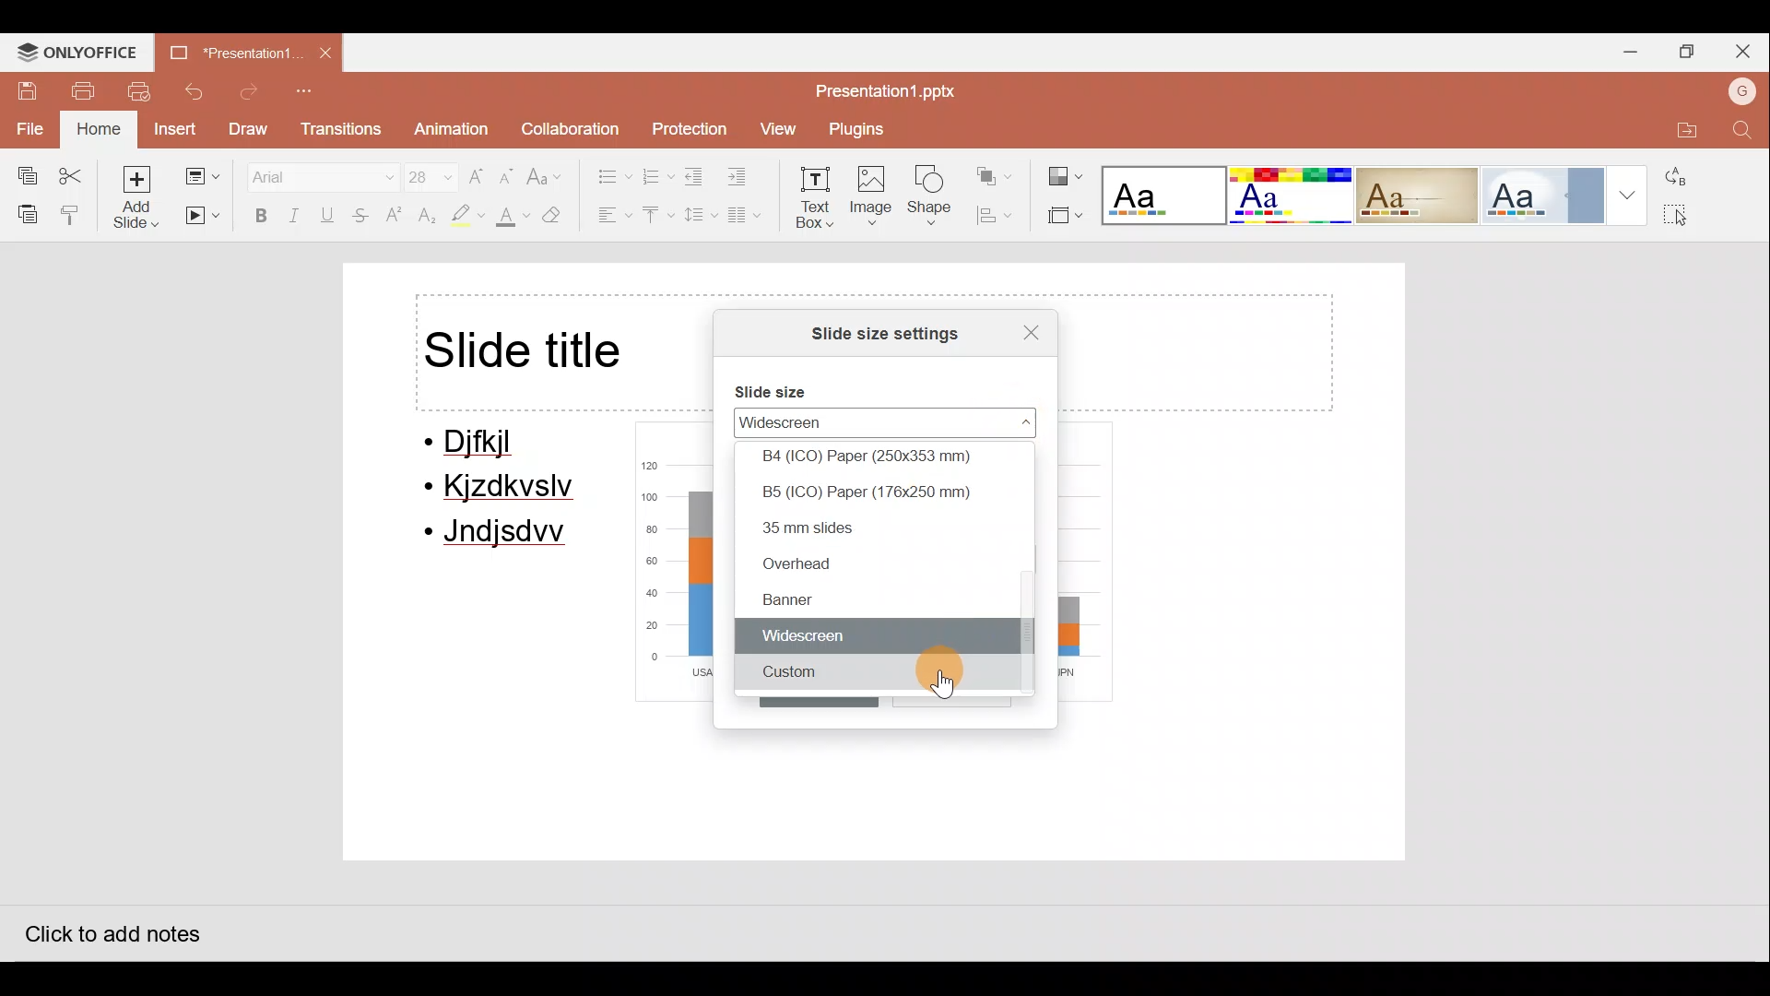  I want to click on Draw, so click(251, 129).